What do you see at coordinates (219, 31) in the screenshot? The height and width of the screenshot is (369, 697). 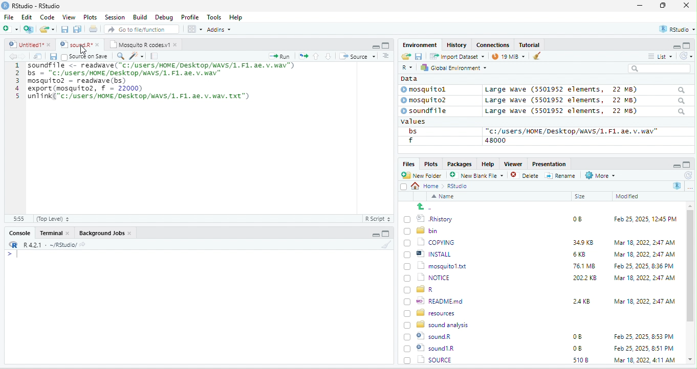 I see `Adonns ` at bounding box center [219, 31].